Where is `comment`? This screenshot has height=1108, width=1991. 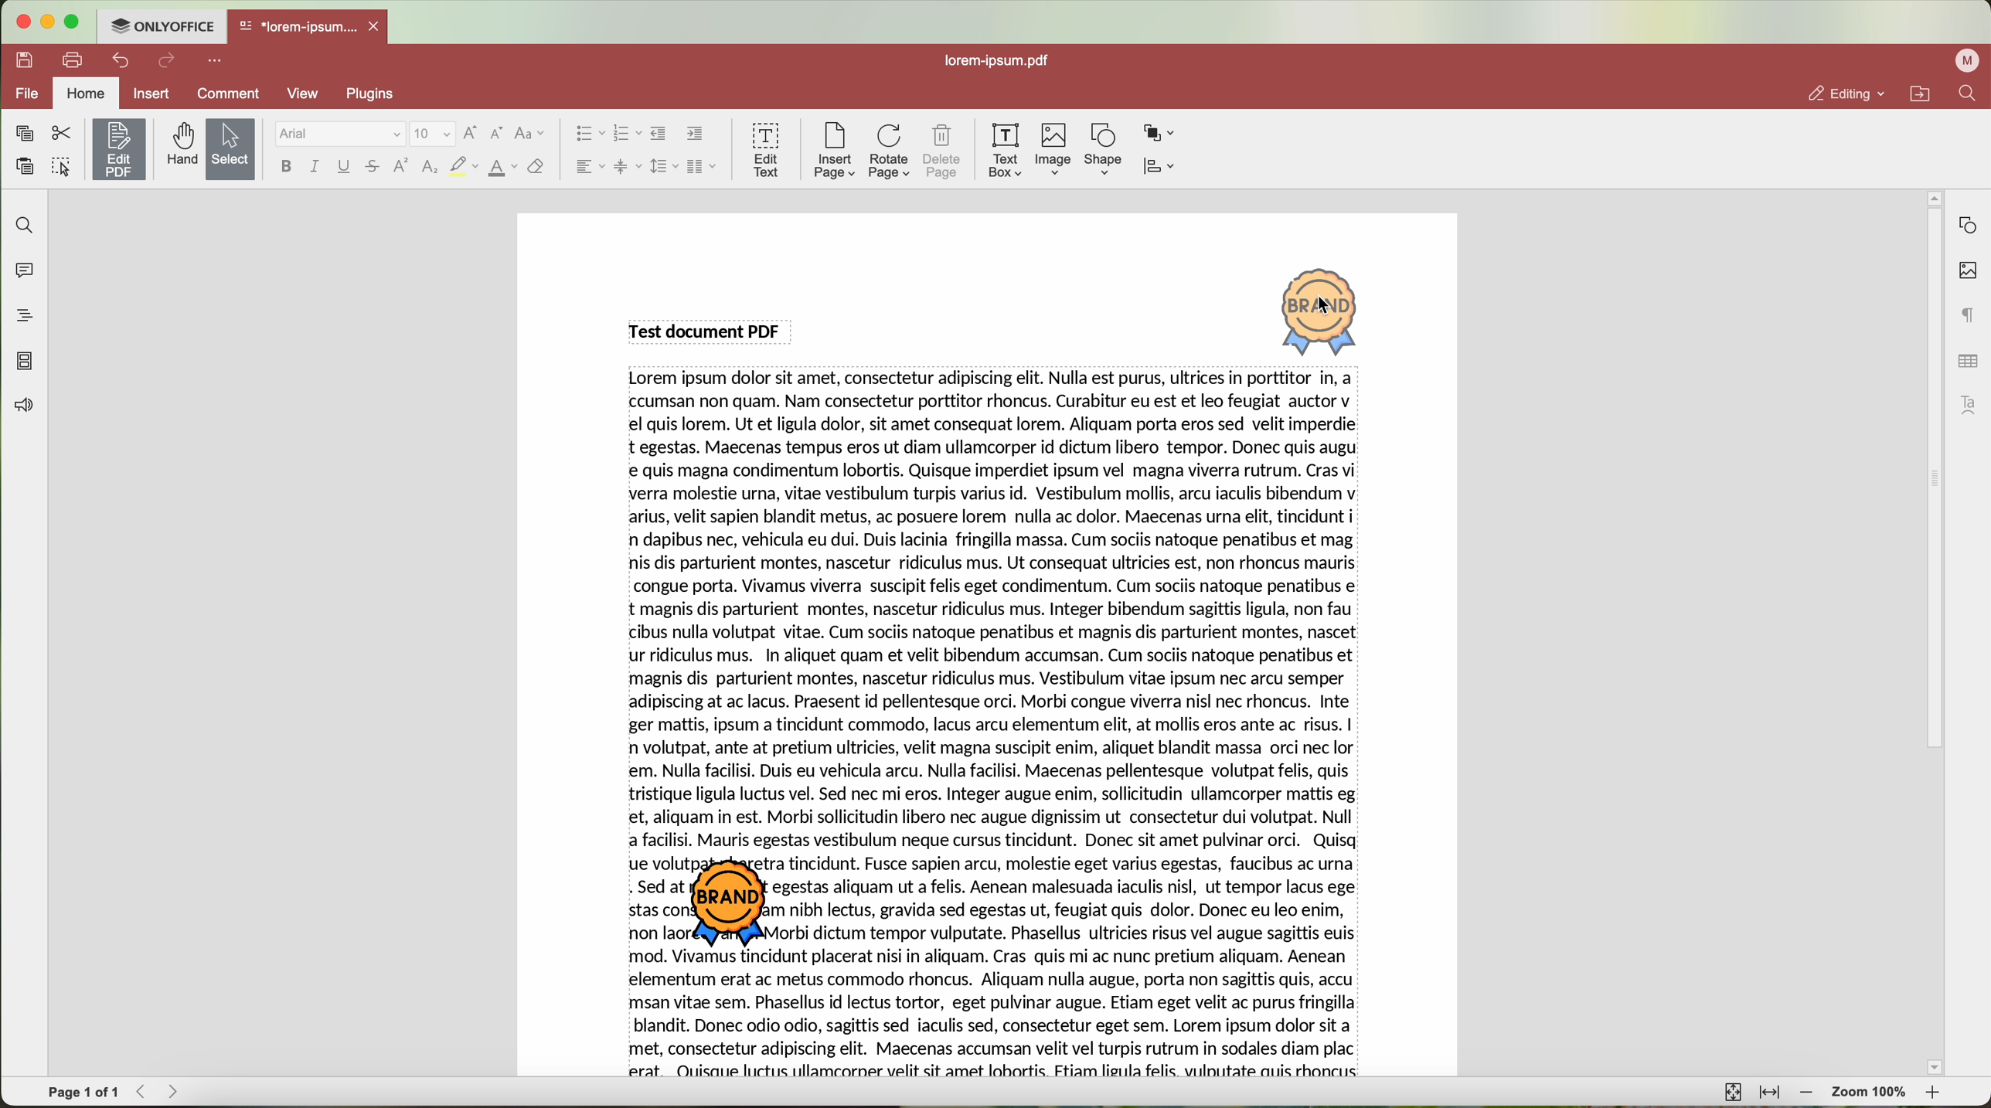
comment is located at coordinates (231, 96).